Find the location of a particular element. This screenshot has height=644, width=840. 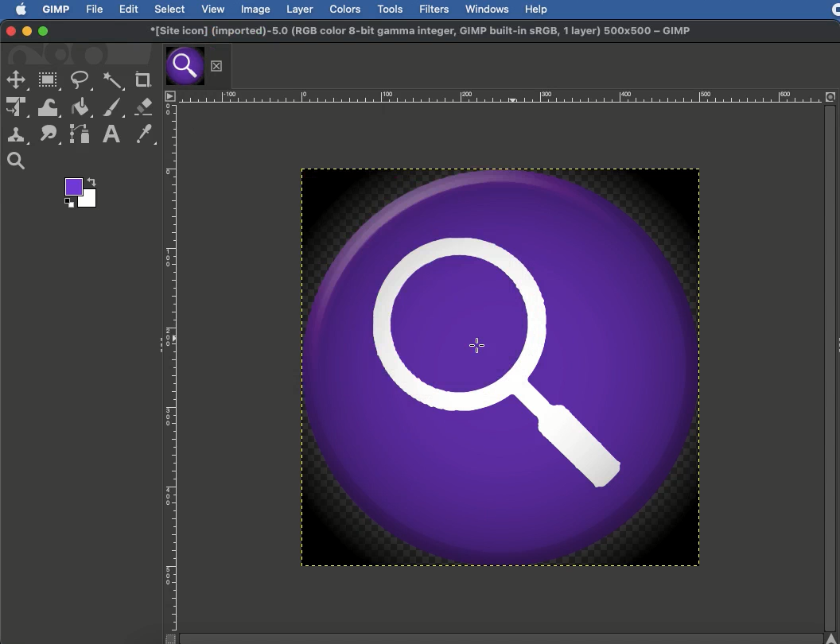

selection is located at coordinates (18, 82).